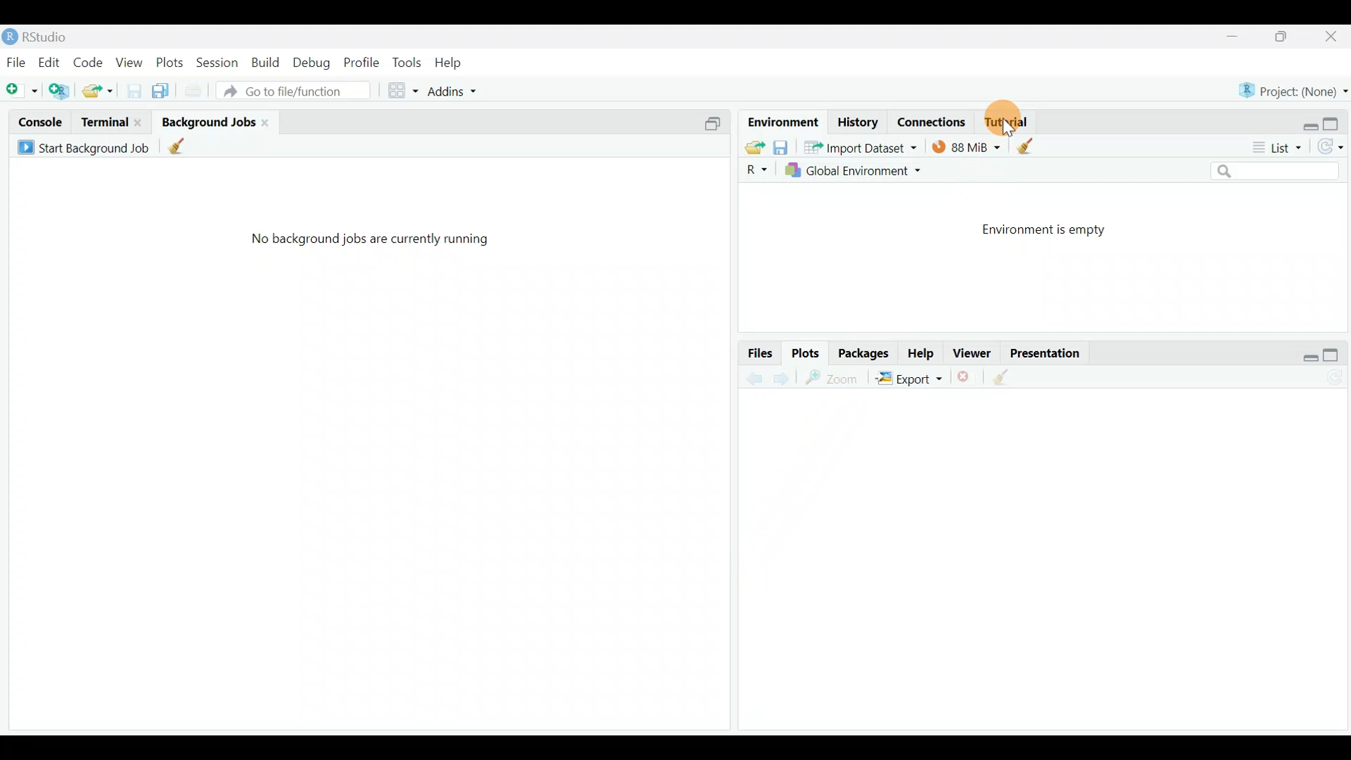 The image size is (1351, 760). What do you see at coordinates (265, 67) in the screenshot?
I see `Build` at bounding box center [265, 67].